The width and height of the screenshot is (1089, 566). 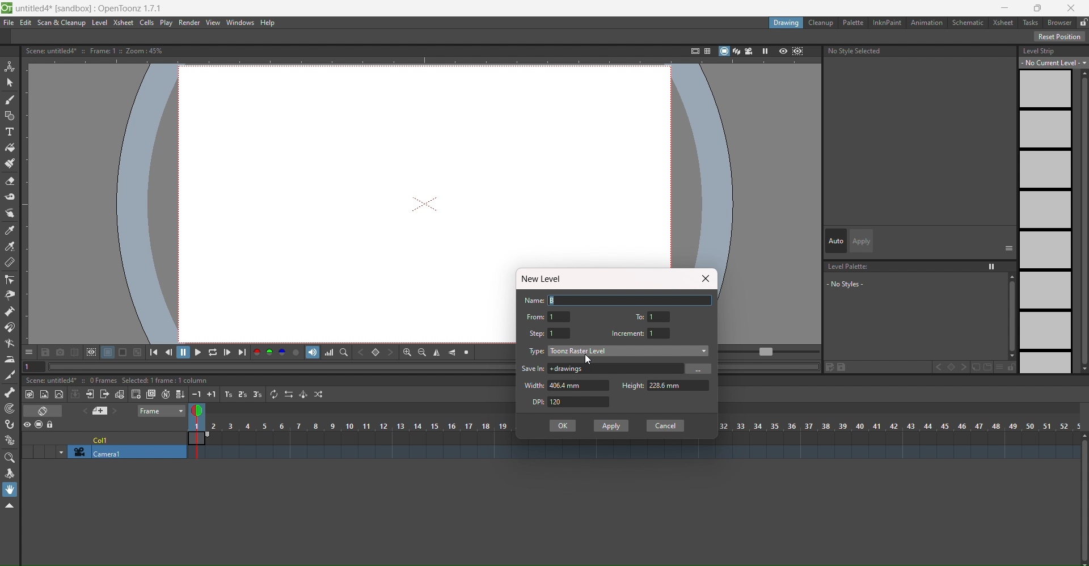 I want to click on inknpaint, so click(x=886, y=23).